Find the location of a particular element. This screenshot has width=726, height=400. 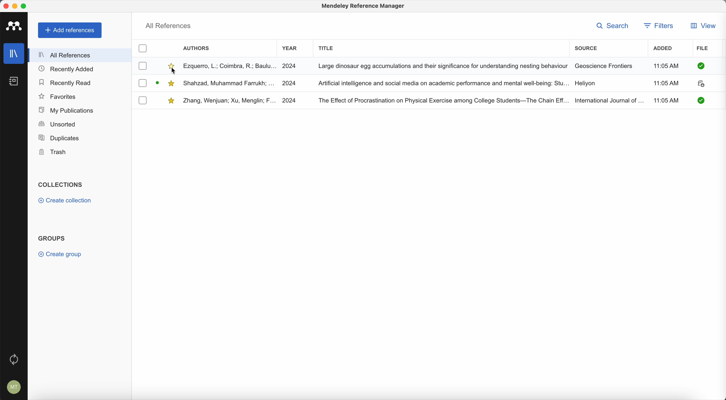

file is located at coordinates (703, 49).